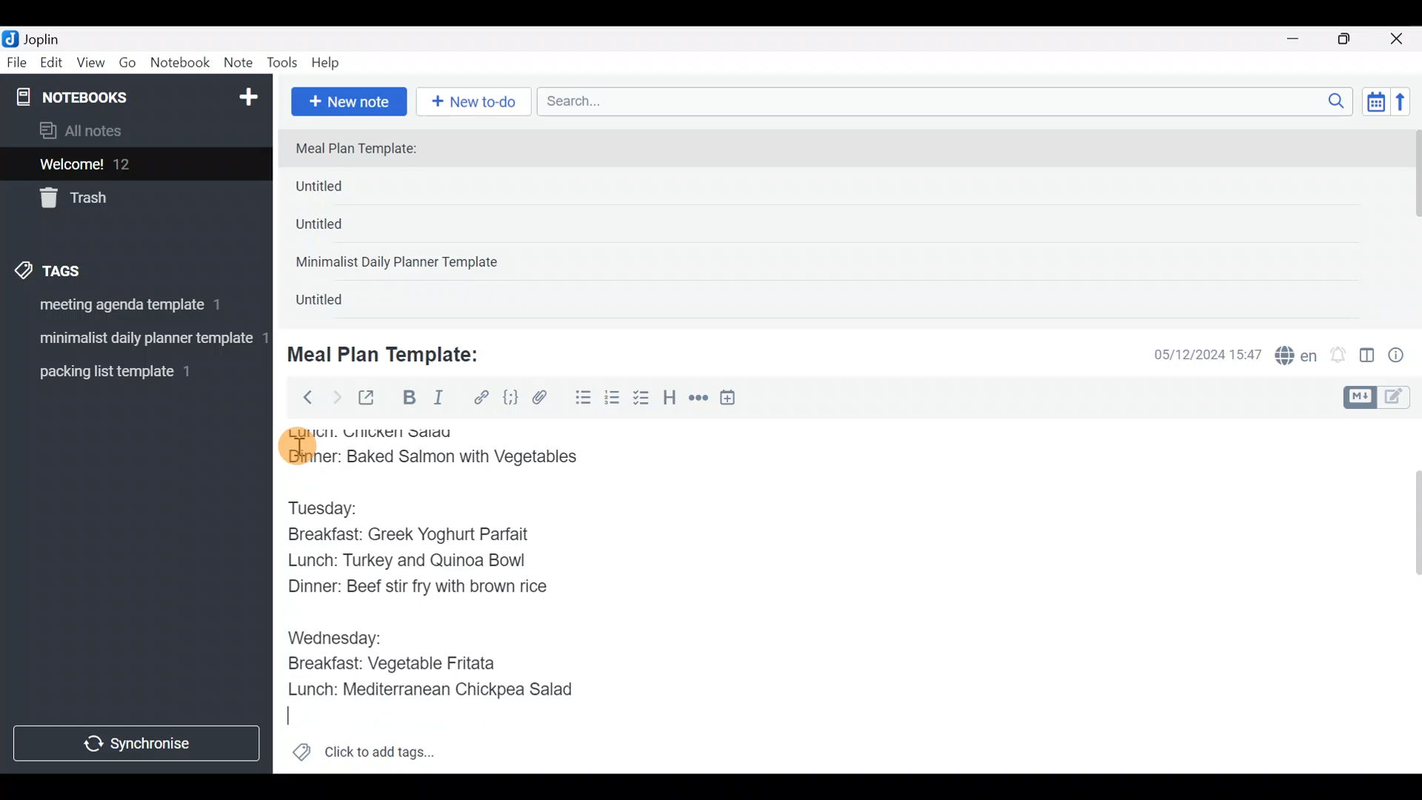 The width and height of the screenshot is (1422, 800). What do you see at coordinates (334, 636) in the screenshot?
I see `Wednesday:` at bounding box center [334, 636].